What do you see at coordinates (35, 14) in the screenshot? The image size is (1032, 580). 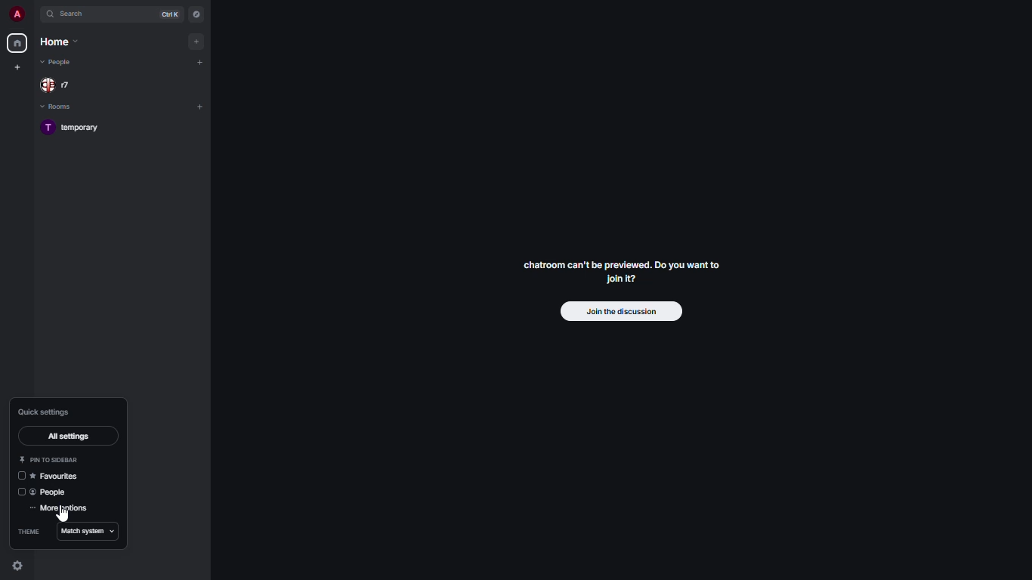 I see `expand` at bounding box center [35, 14].